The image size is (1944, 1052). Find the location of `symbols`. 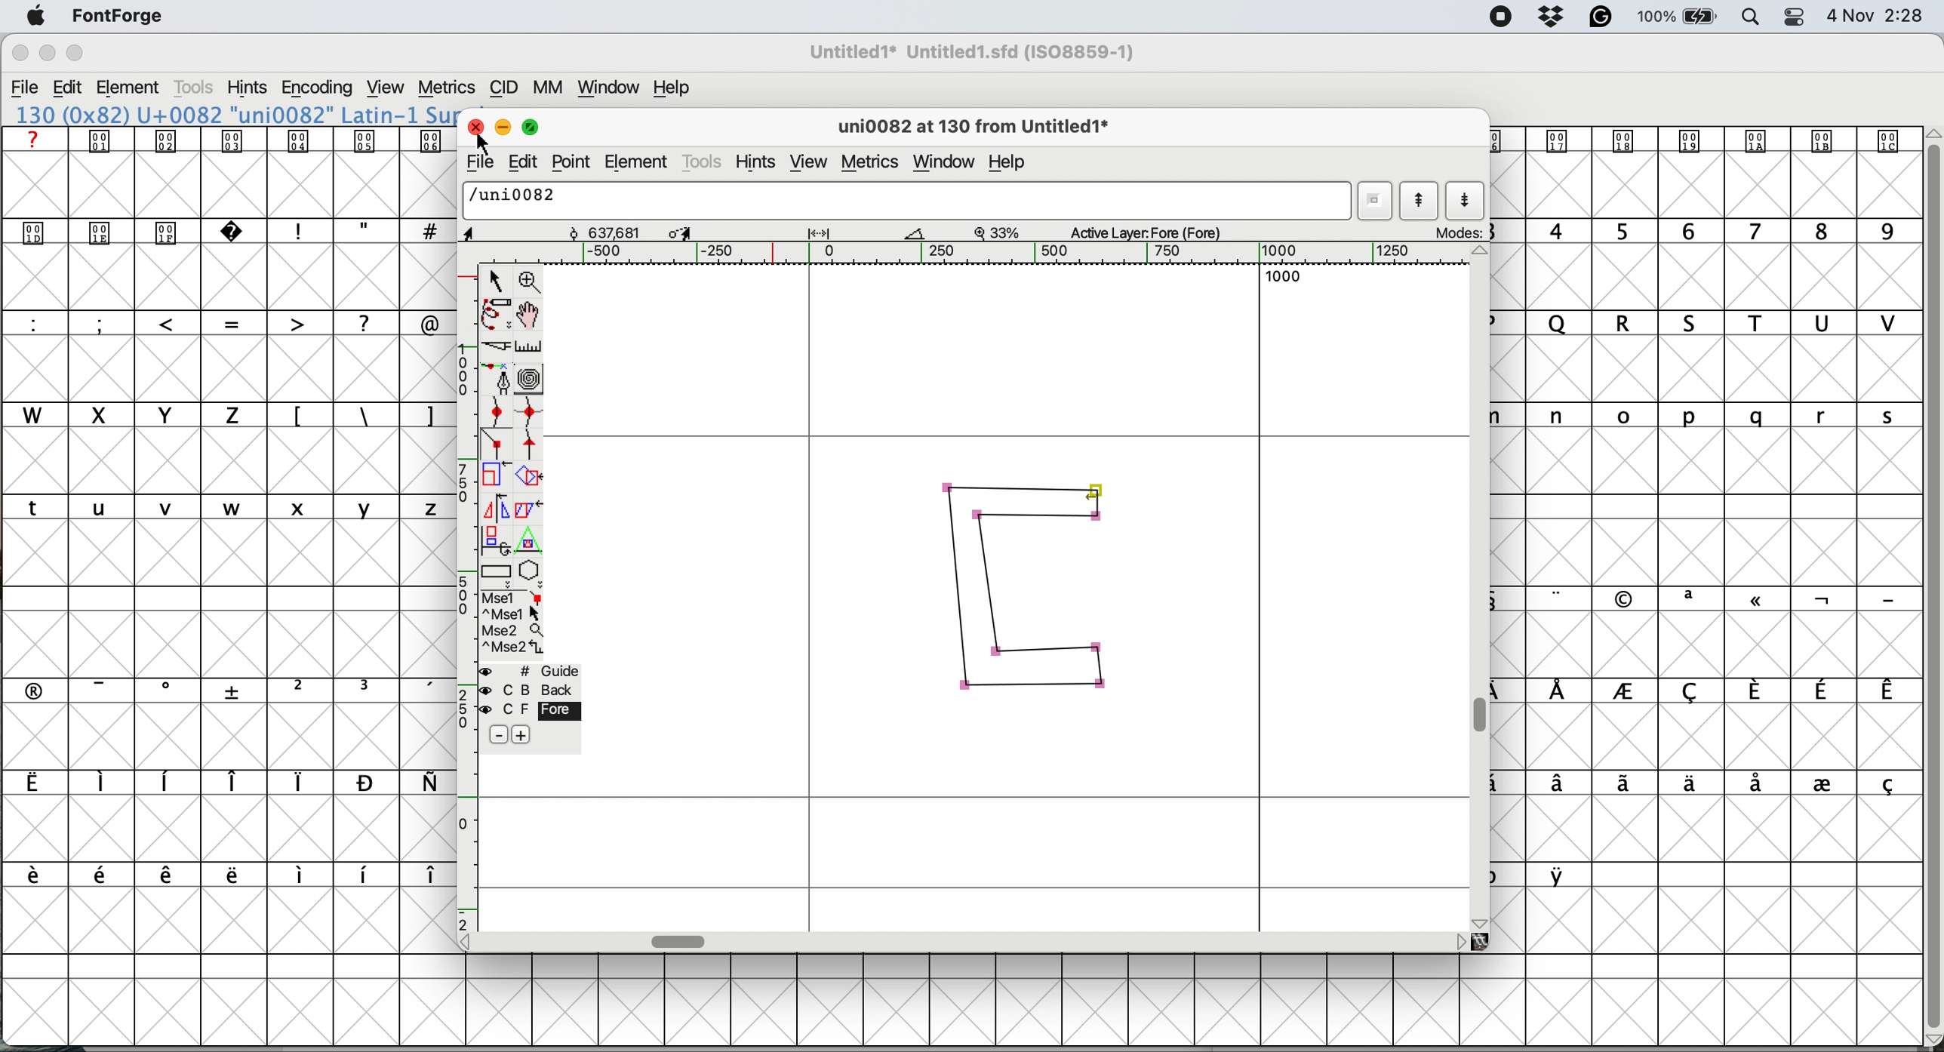

symbols is located at coordinates (223, 783).